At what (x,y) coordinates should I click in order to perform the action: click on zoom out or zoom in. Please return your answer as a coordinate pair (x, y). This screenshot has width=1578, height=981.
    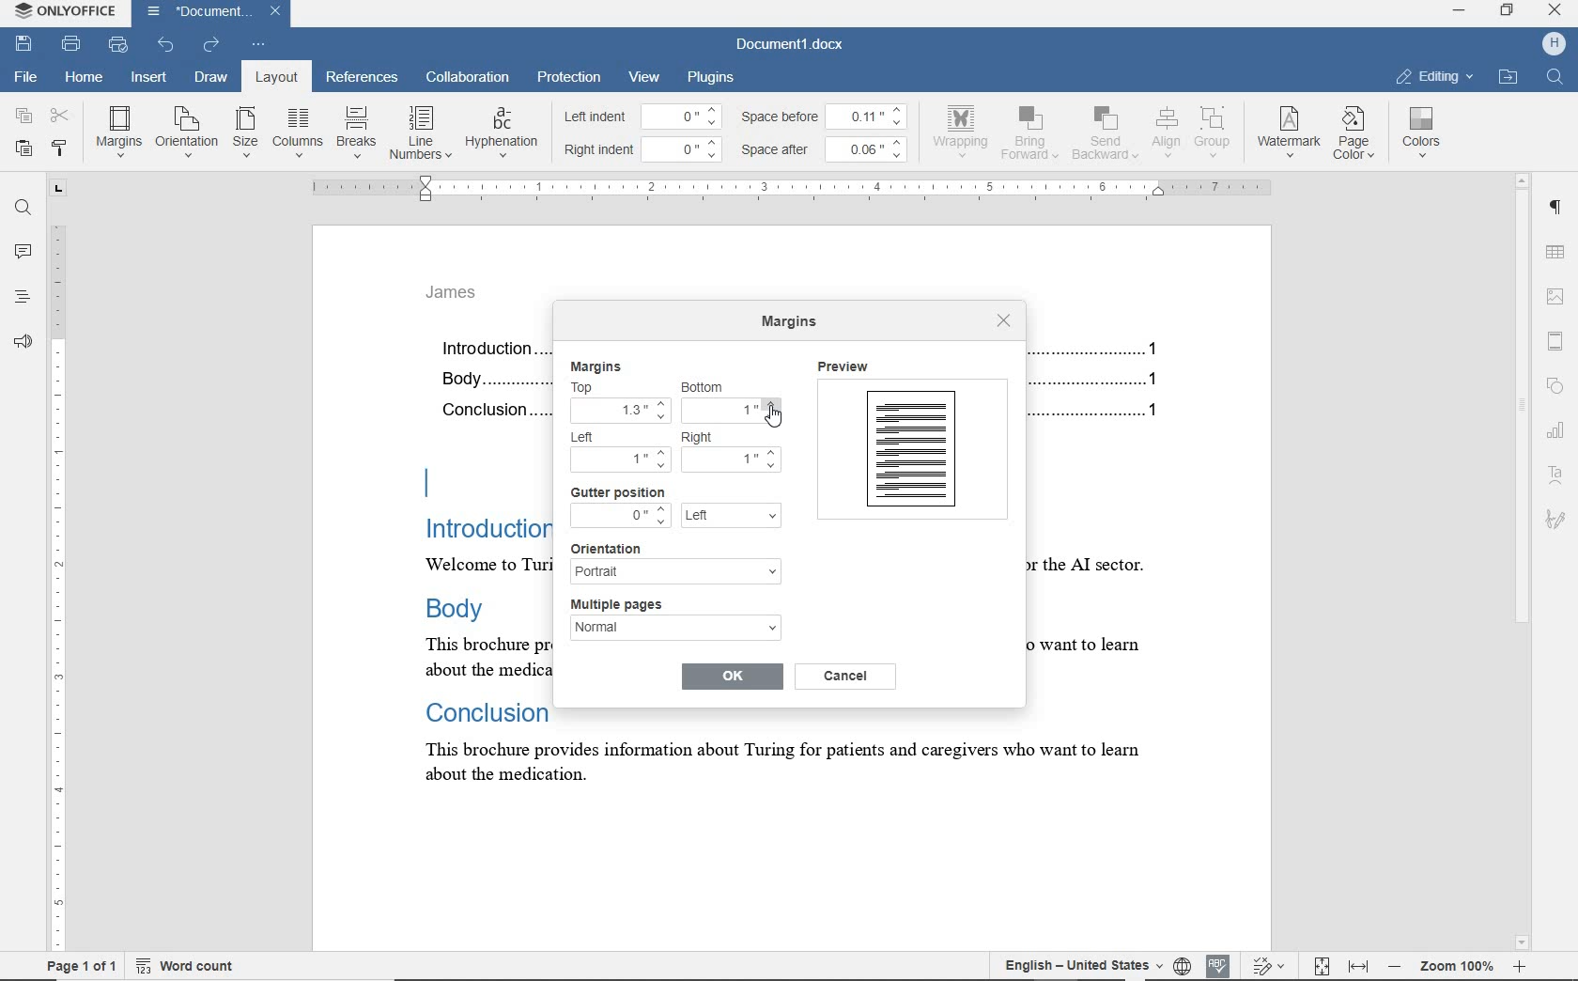
    Looking at the image, I should click on (1457, 965).